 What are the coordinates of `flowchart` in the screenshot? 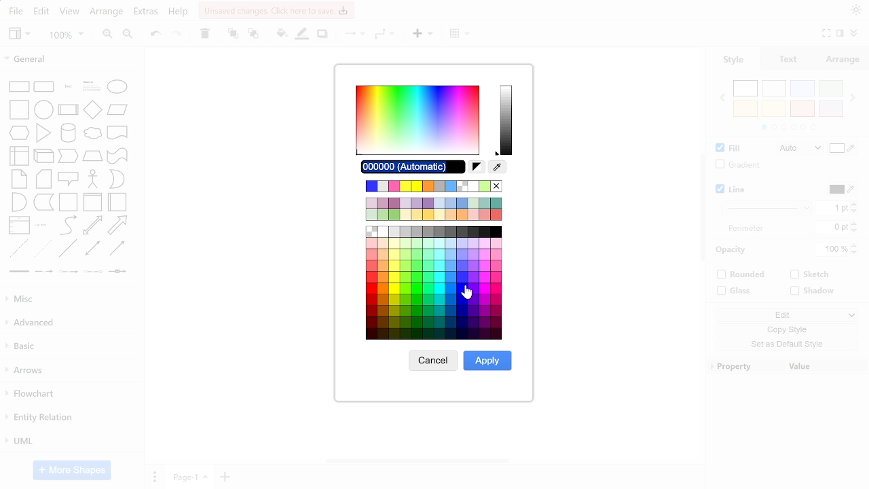 It's located at (69, 393).